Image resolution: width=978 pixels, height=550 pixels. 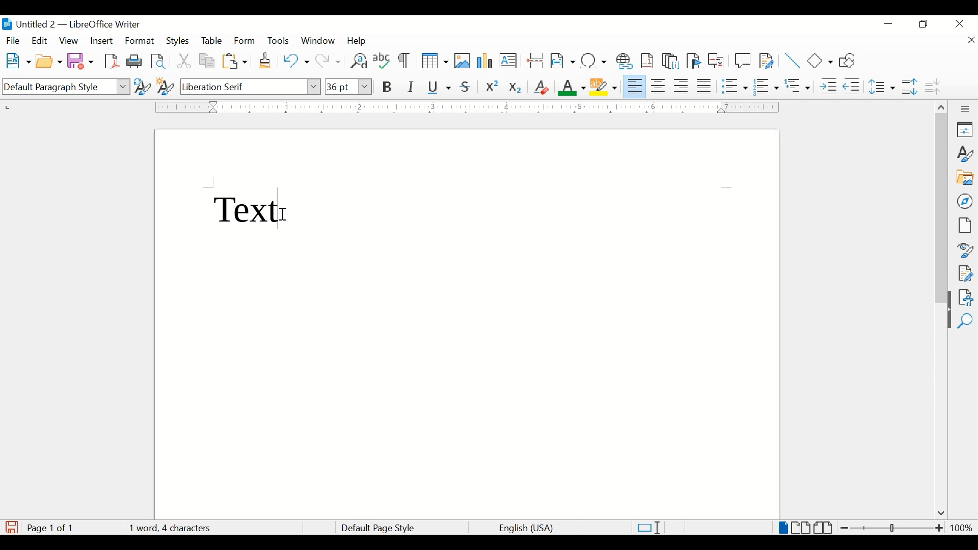 What do you see at coordinates (440, 87) in the screenshot?
I see `underline` at bounding box center [440, 87].